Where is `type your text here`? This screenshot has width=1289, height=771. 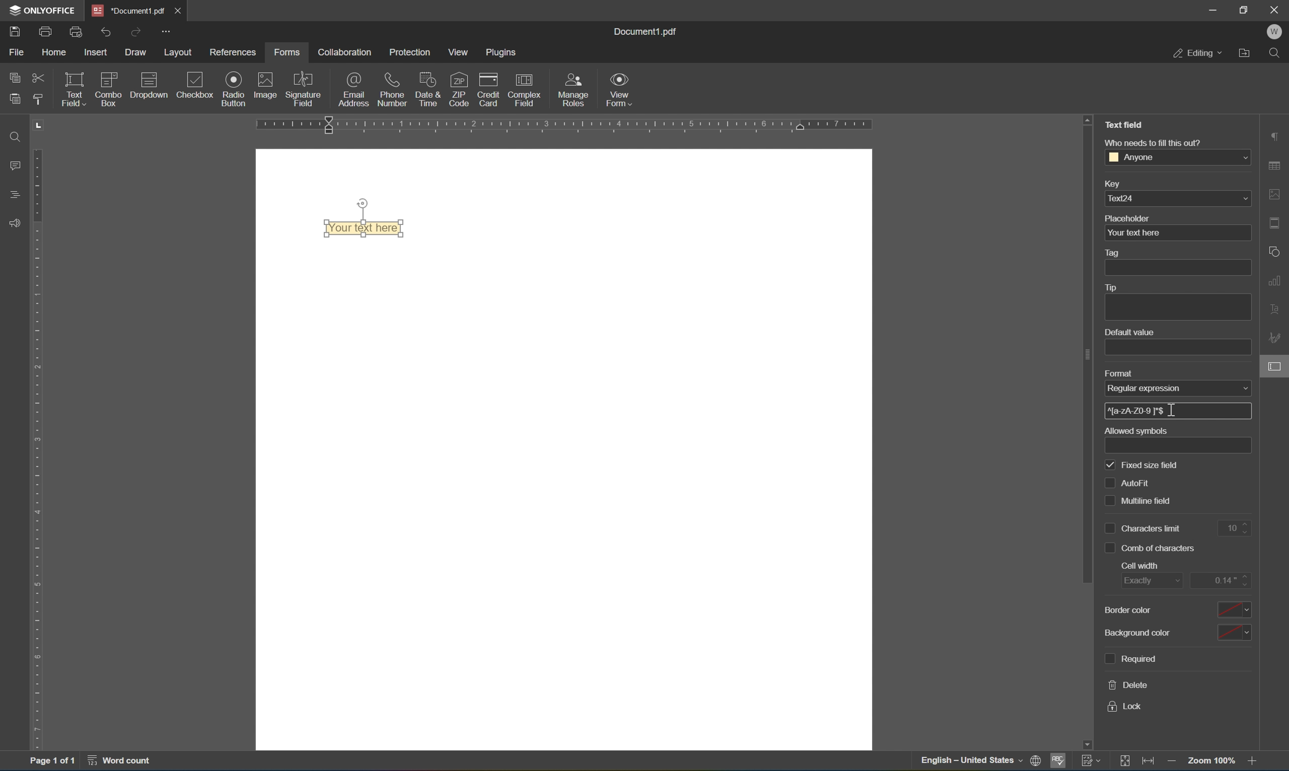
type your text here is located at coordinates (363, 228).